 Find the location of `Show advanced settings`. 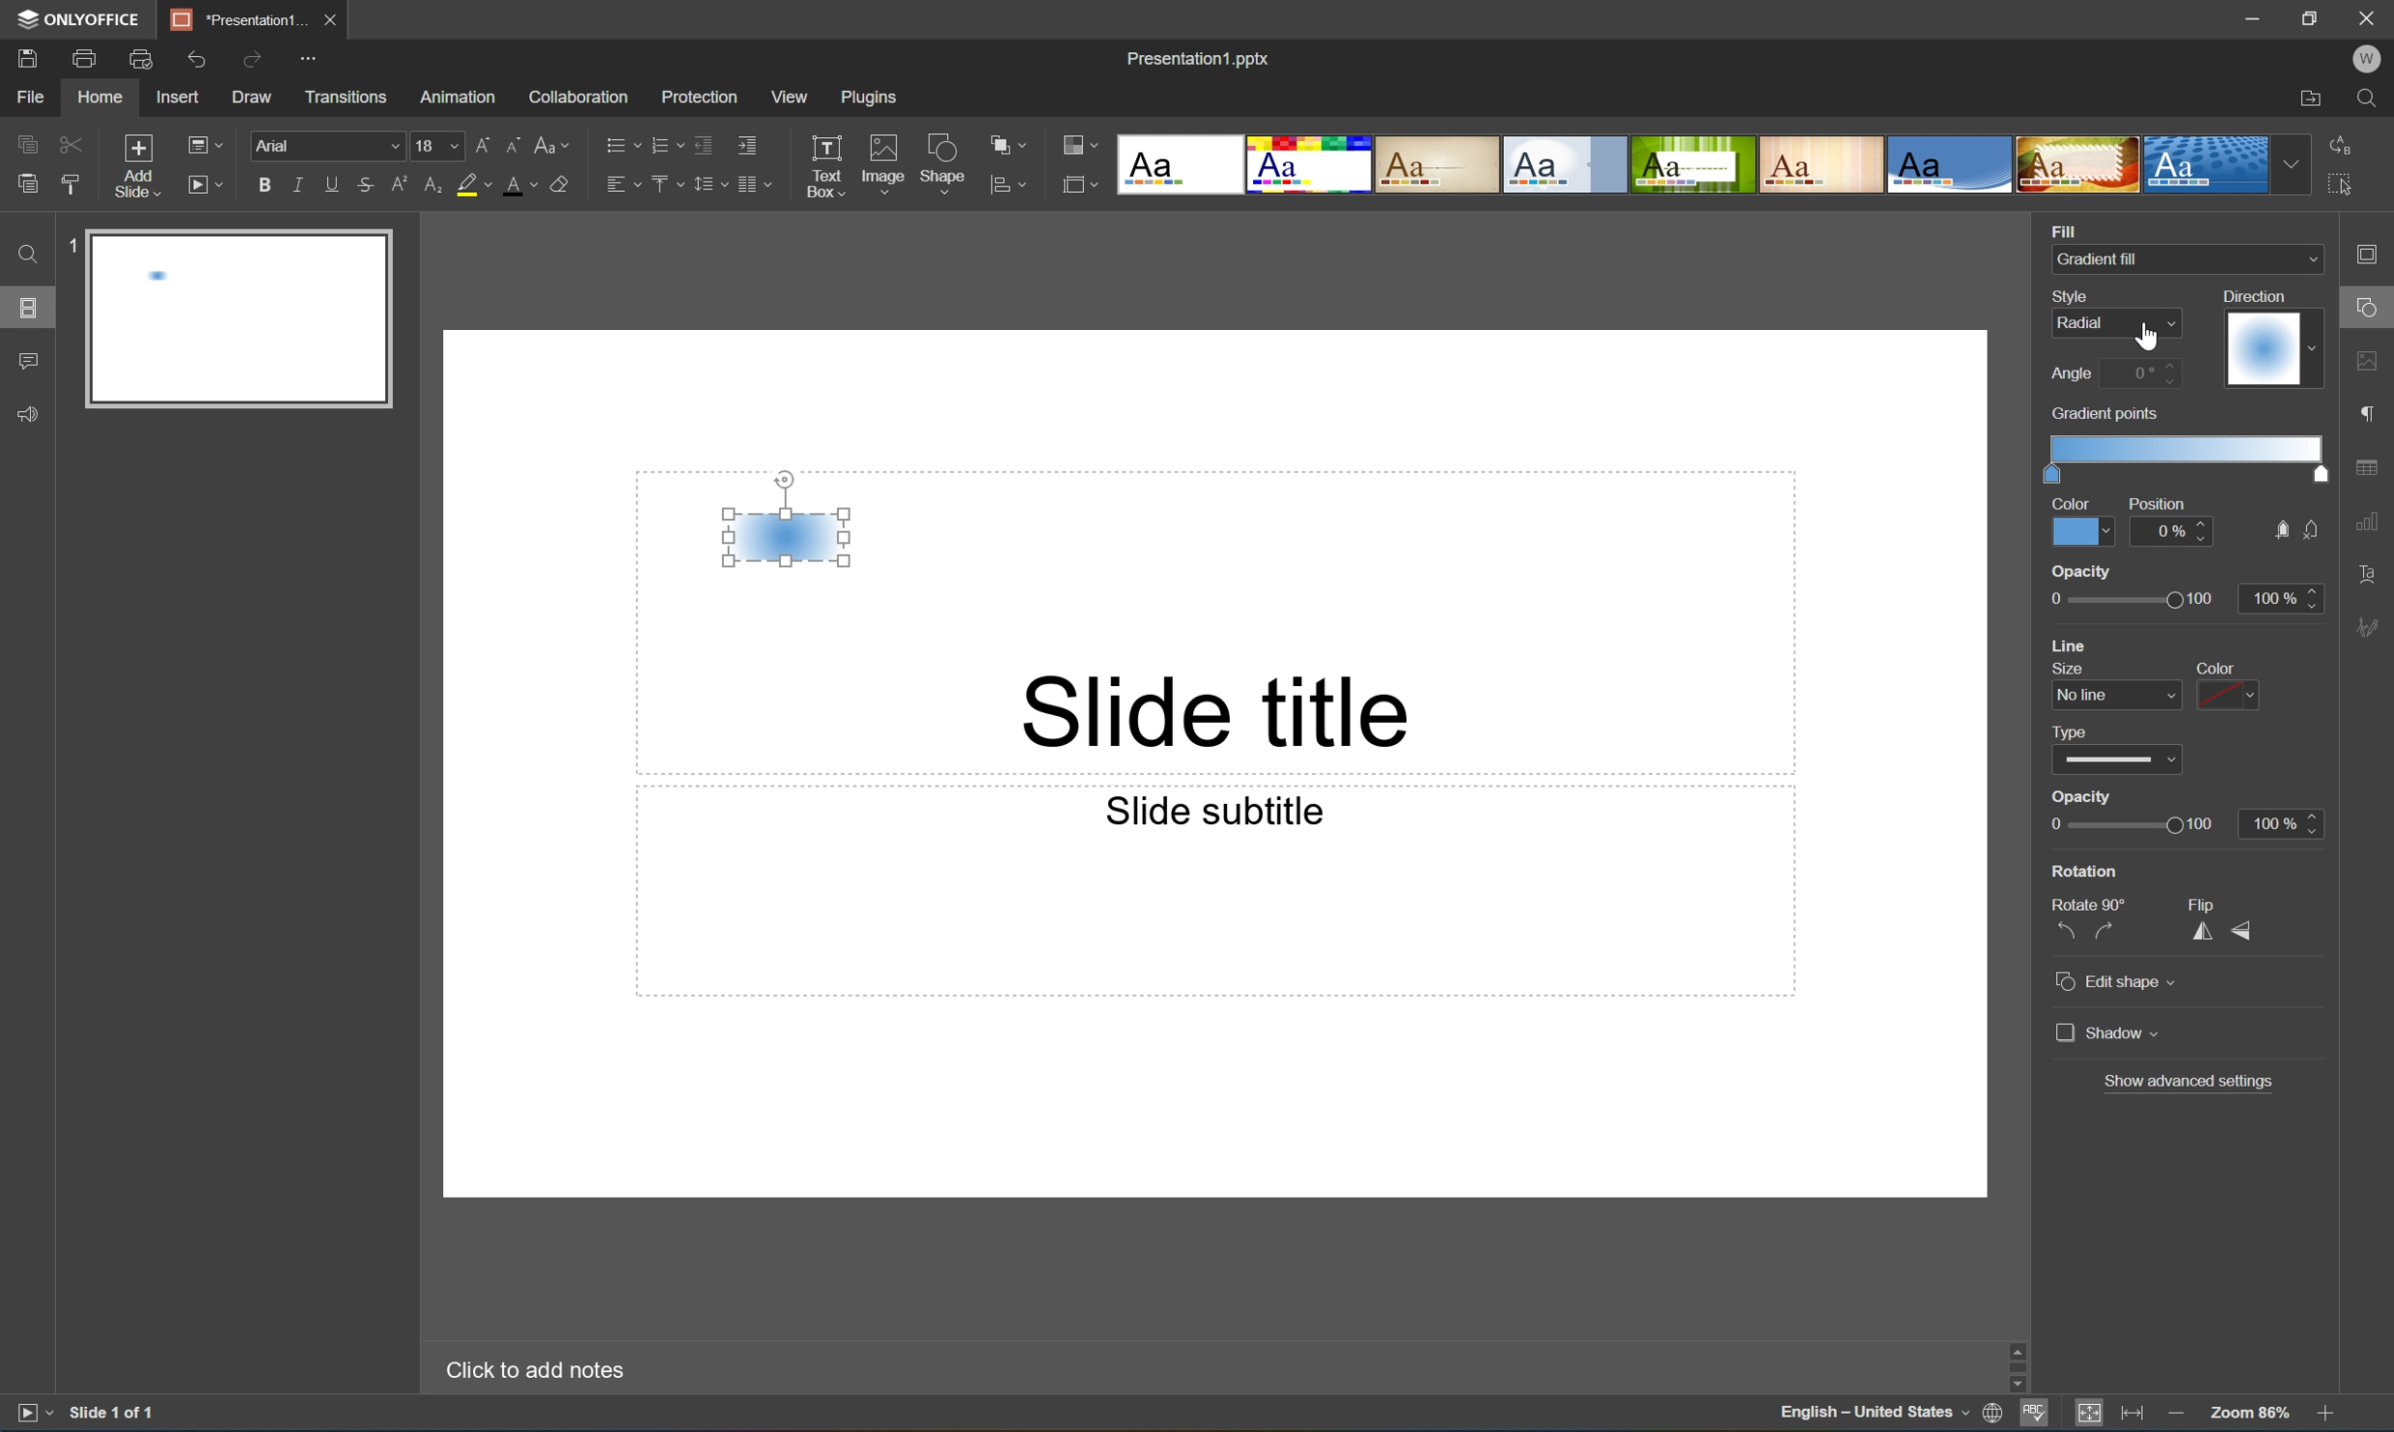

Show advanced settings is located at coordinates (2190, 1080).